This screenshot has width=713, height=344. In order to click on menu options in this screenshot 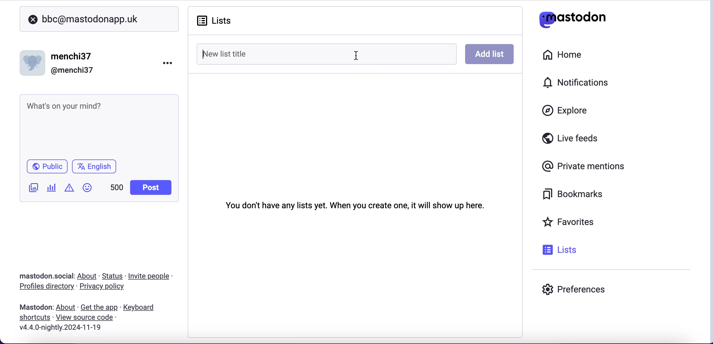, I will do `click(169, 62)`.